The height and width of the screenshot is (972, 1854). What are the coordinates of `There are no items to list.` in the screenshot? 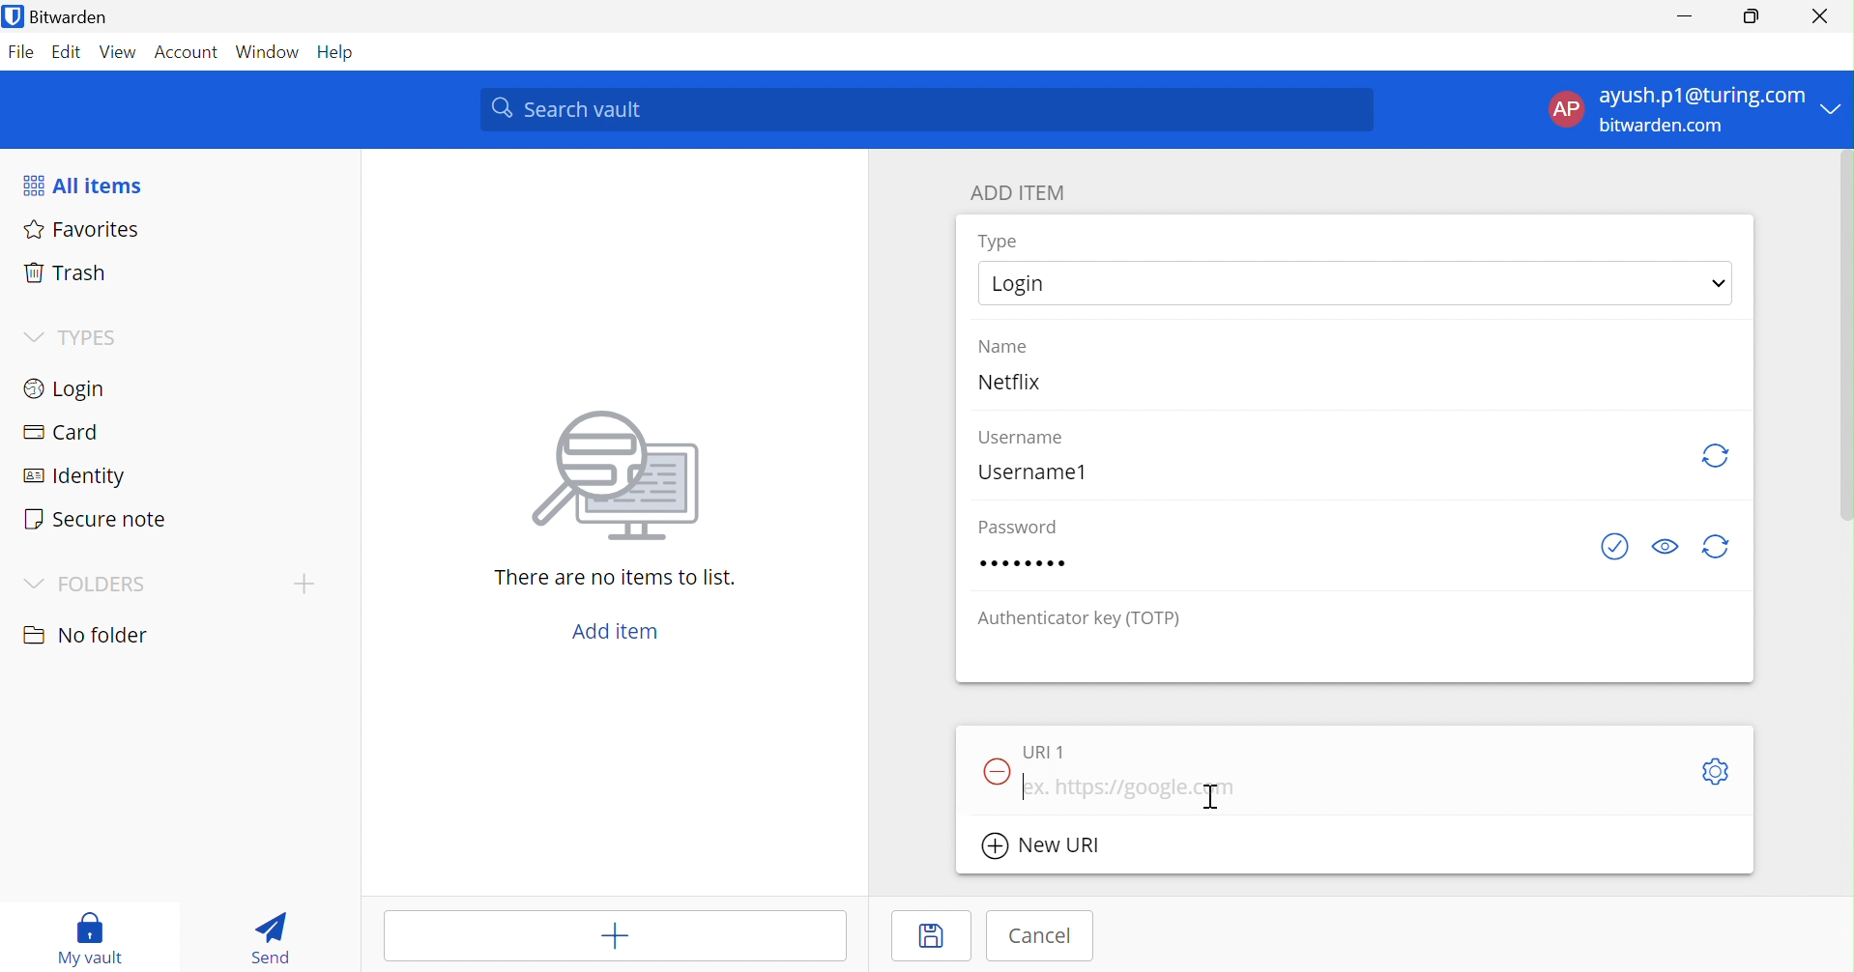 It's located at (611, 577).